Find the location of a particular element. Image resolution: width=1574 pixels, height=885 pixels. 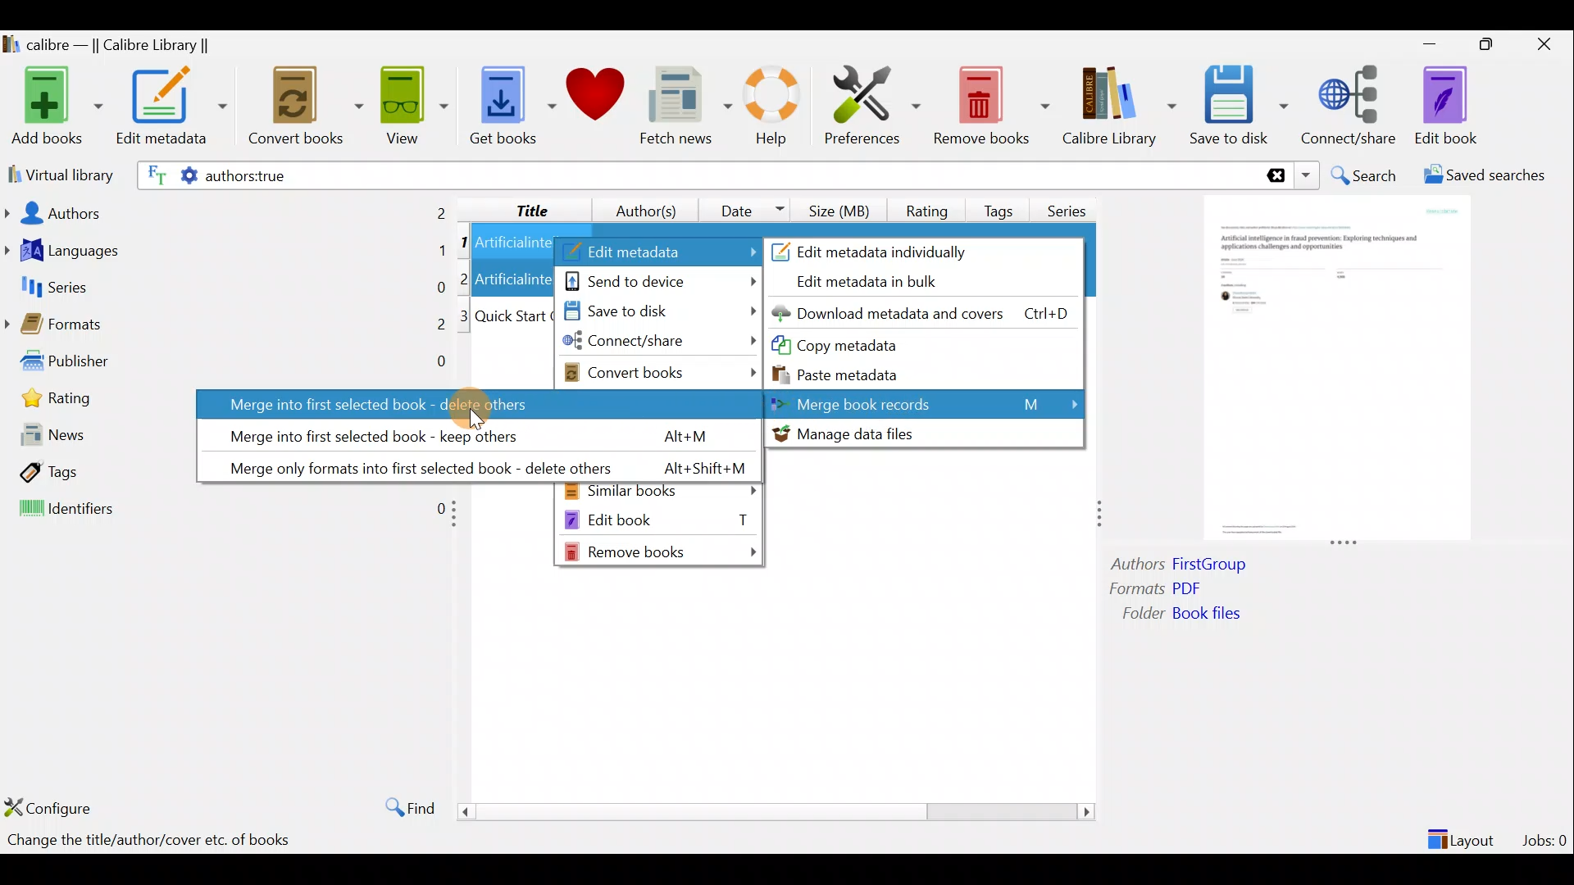

Layout is located at coordinates (1463, 833).